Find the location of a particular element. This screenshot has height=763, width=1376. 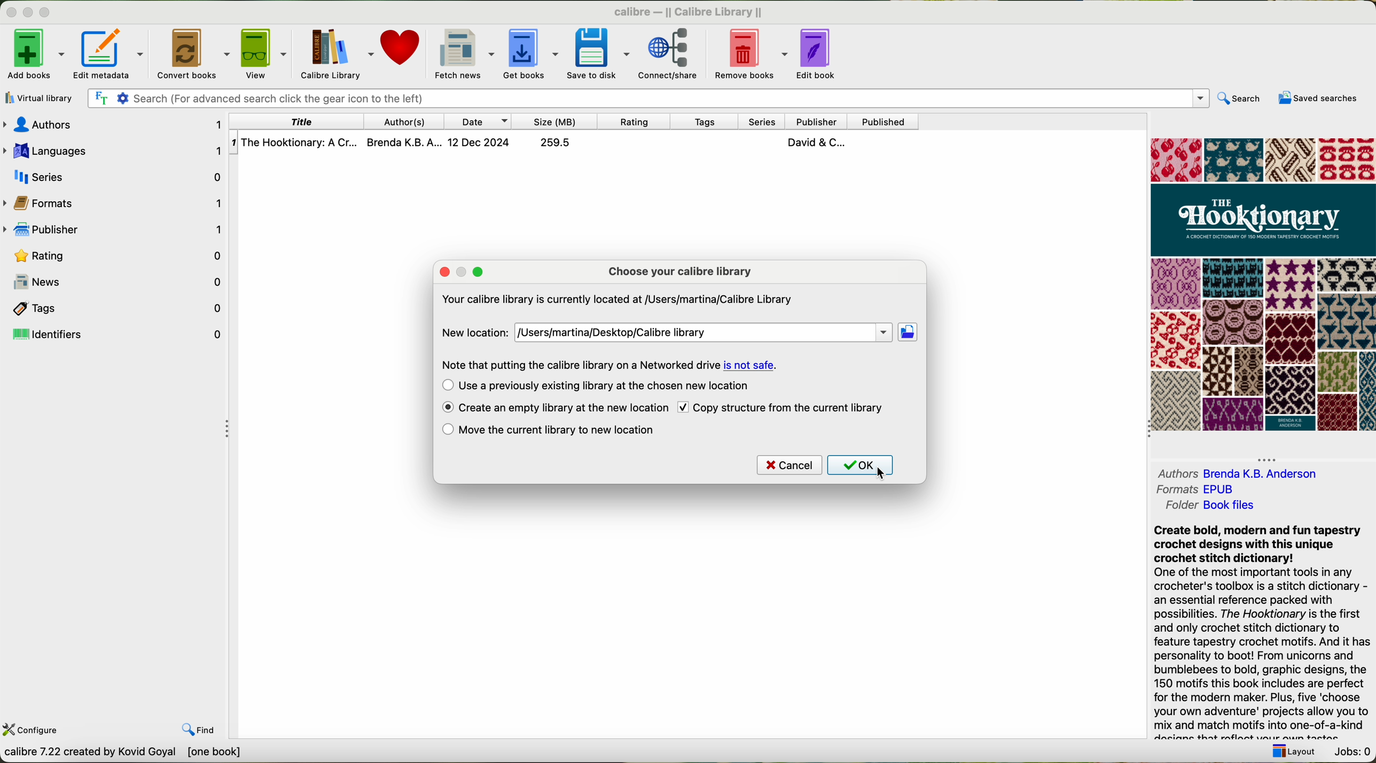

minimize is located at coordinates (462, 269).